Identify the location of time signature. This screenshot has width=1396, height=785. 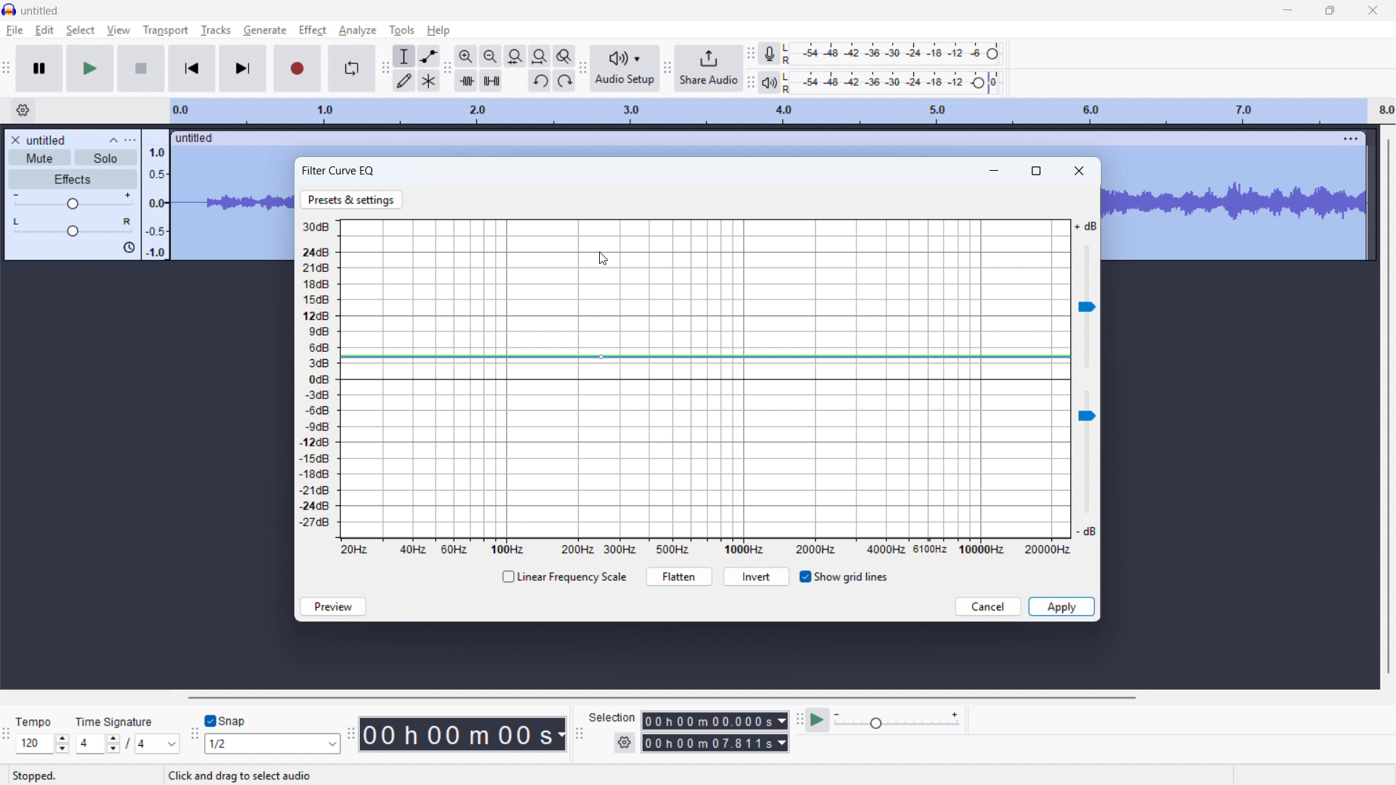
(115, 722).